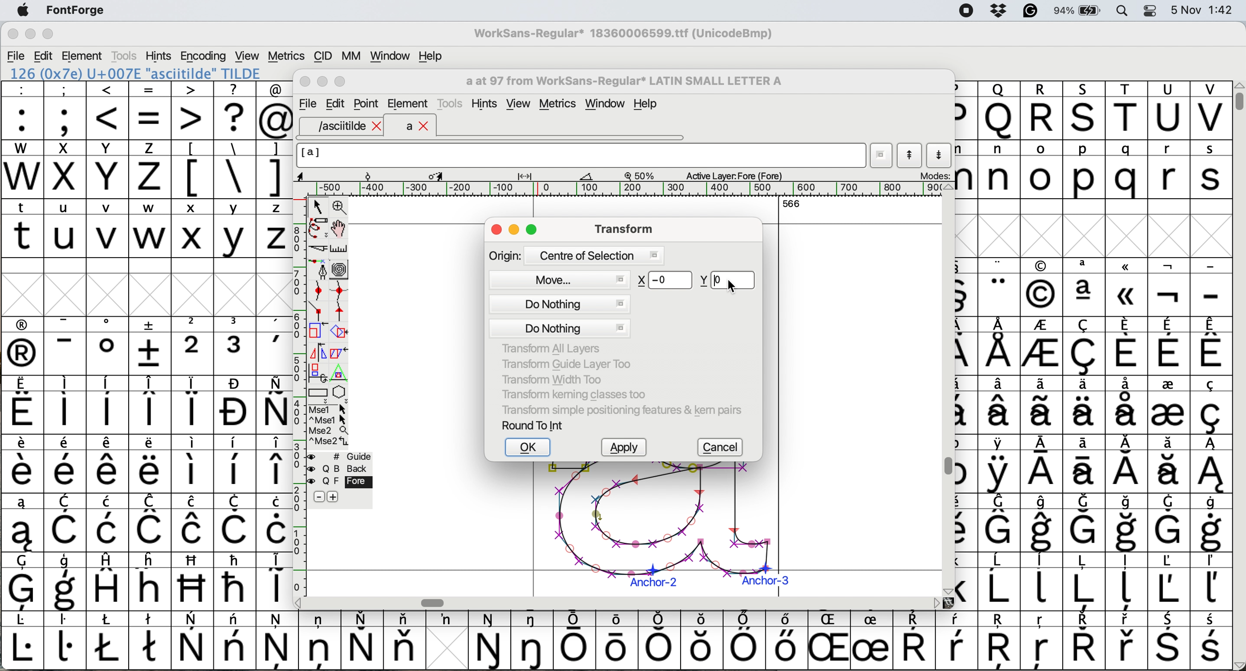 This screenshot has height=671, width=1246. I want to click on rotat object in 3d and project back to plane, so click(316, 372).